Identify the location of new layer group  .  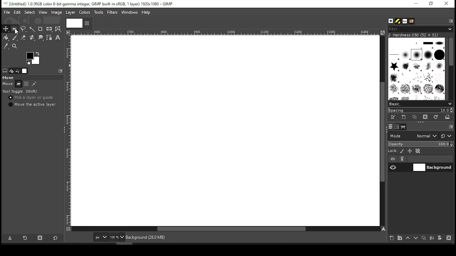
(399, 238).